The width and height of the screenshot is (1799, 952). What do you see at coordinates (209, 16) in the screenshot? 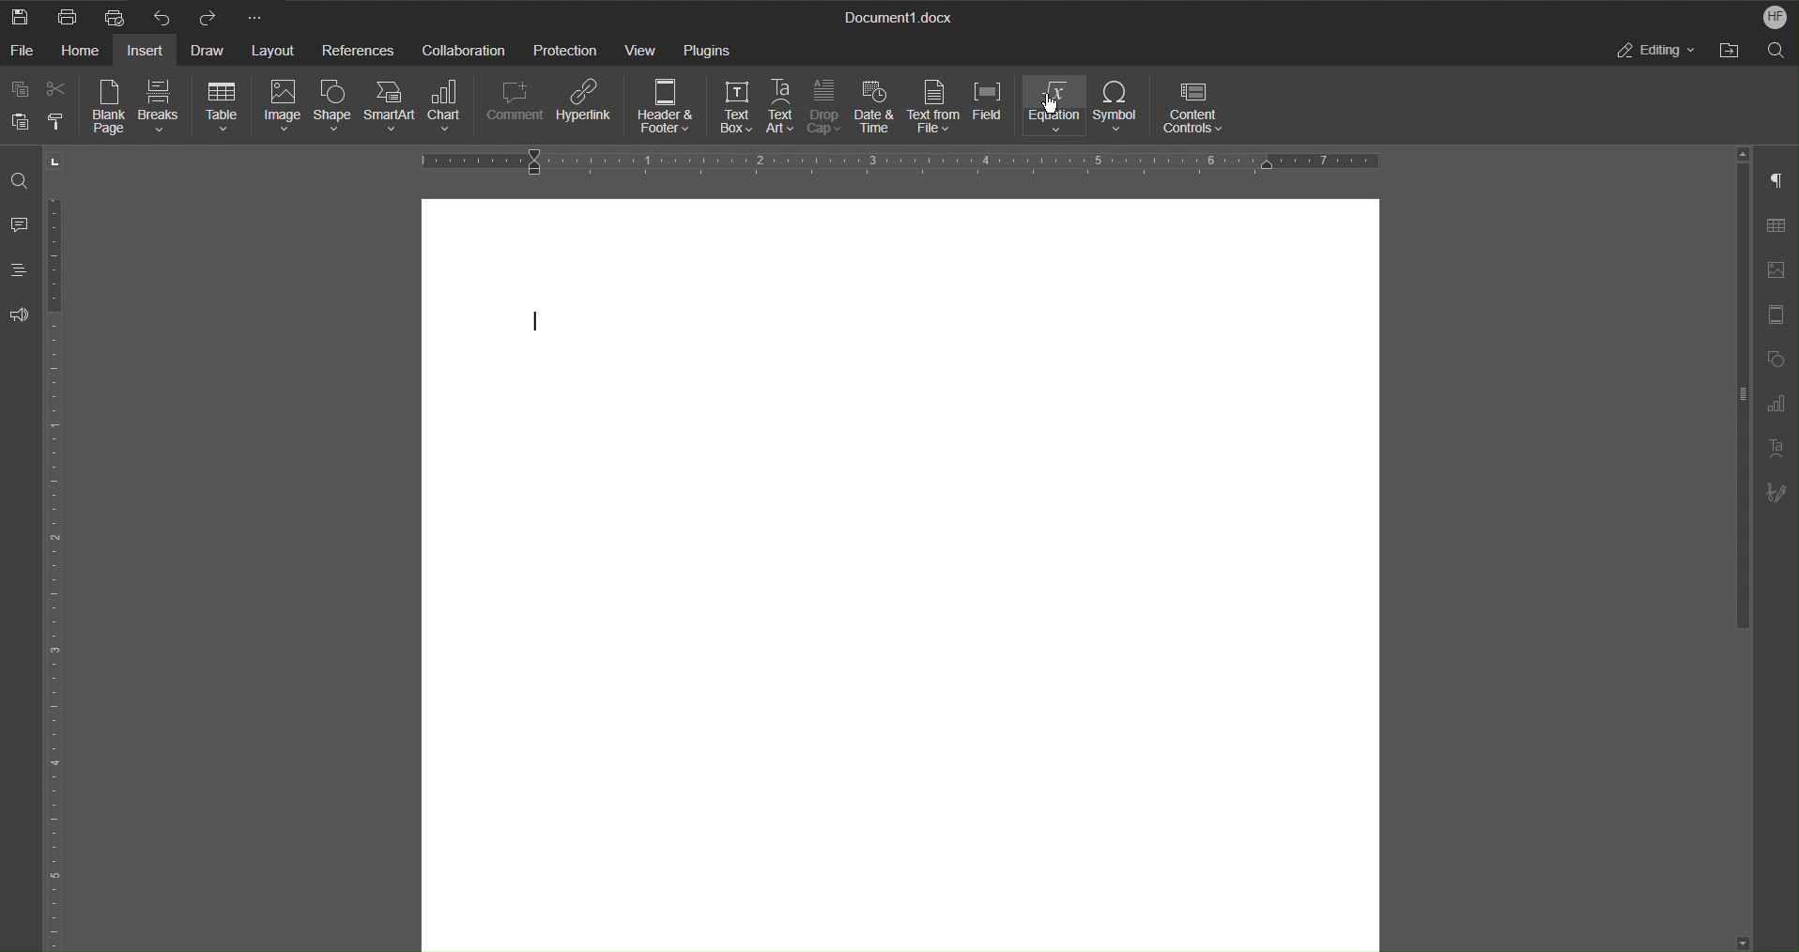
I see `Redo` at bounding box center [209, 16].